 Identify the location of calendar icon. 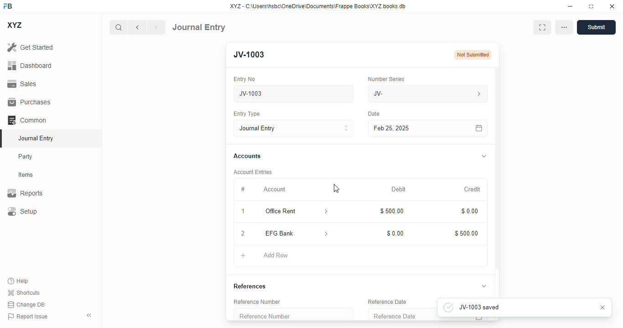
(478, 318).